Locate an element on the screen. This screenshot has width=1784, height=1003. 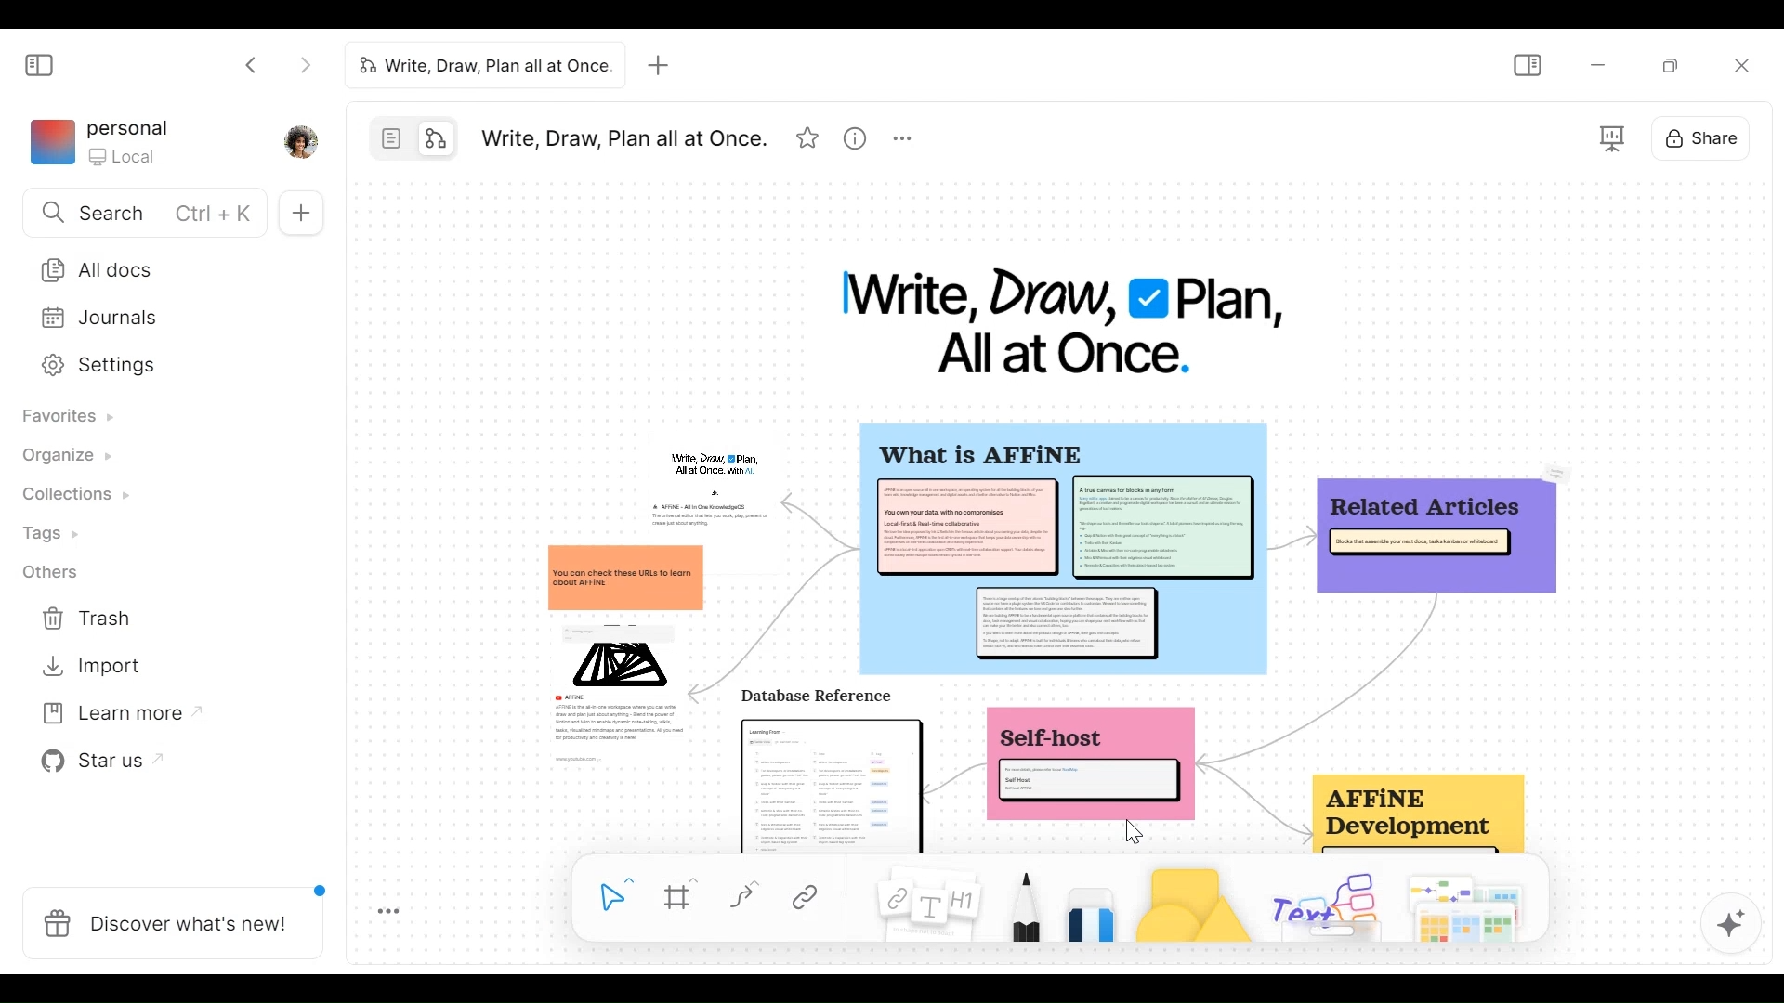
Profile photo is located at coordinates (300, 139).